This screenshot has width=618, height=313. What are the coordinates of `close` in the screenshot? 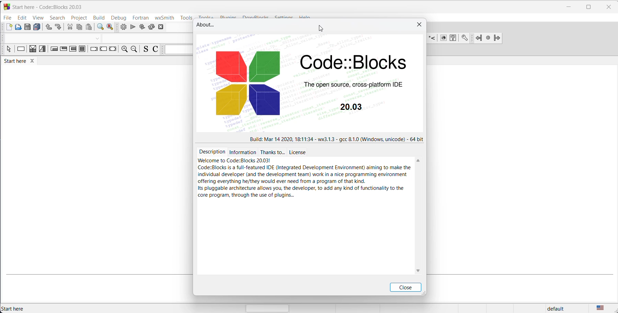 It's located at (420, 24).